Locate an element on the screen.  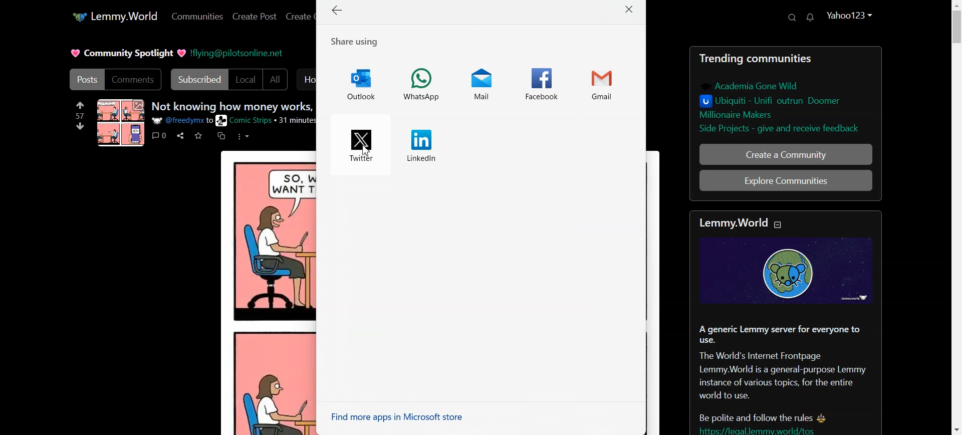
Comments is located at coordinates (134, 80).